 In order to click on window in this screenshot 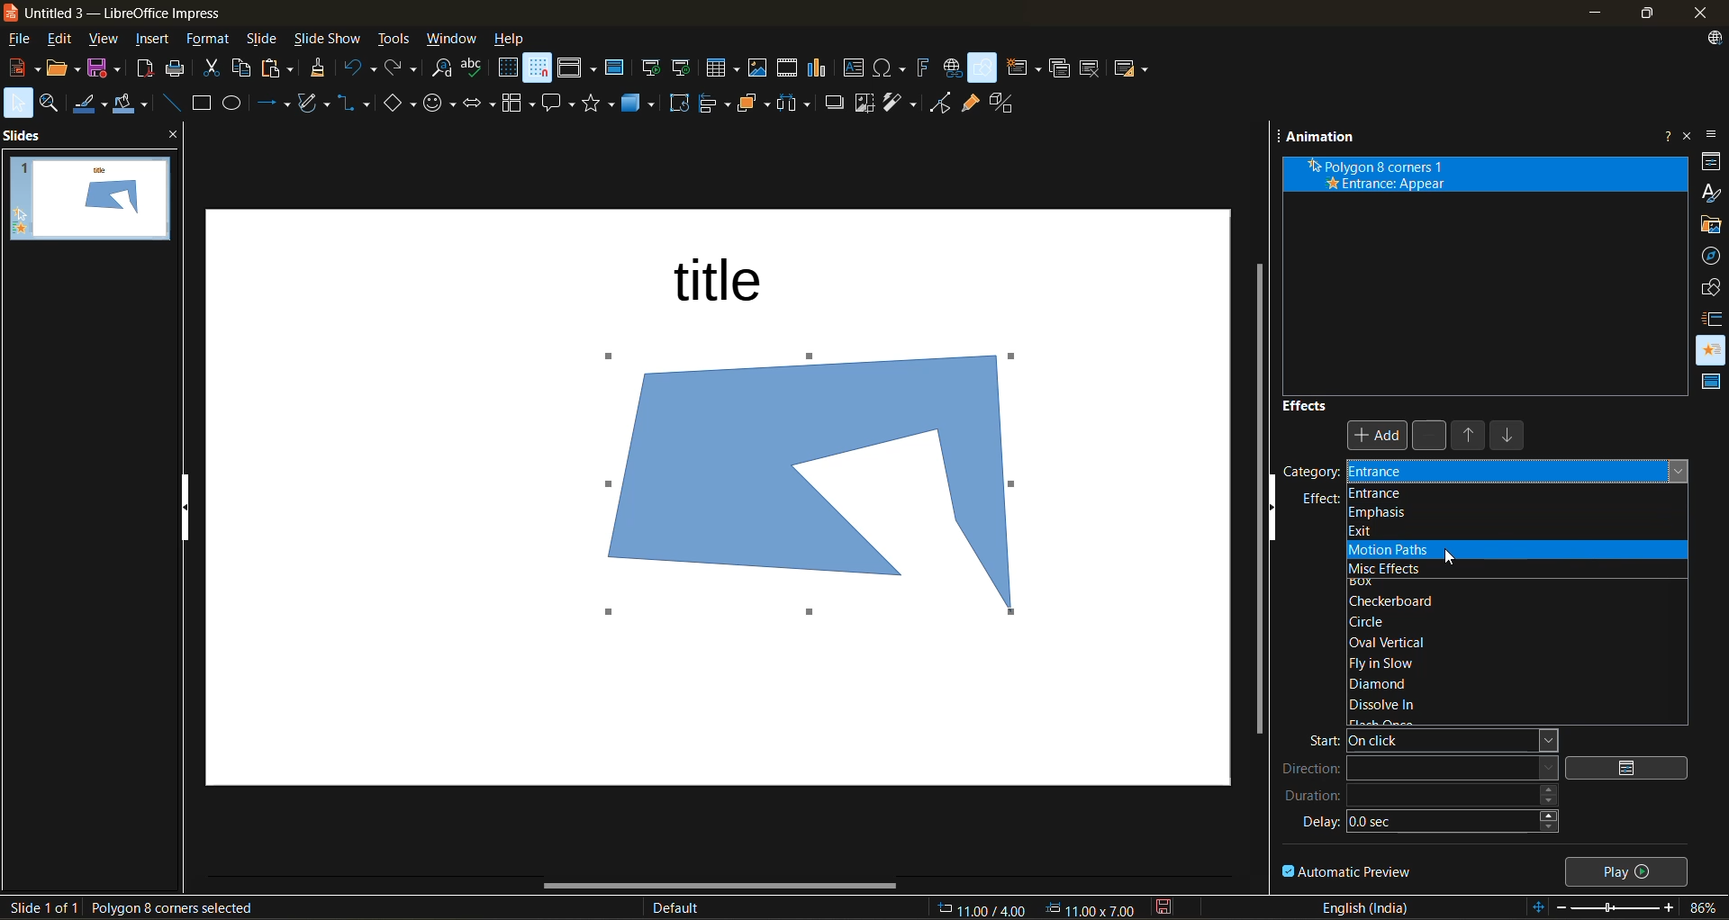, I will do `click(452, 40)`.